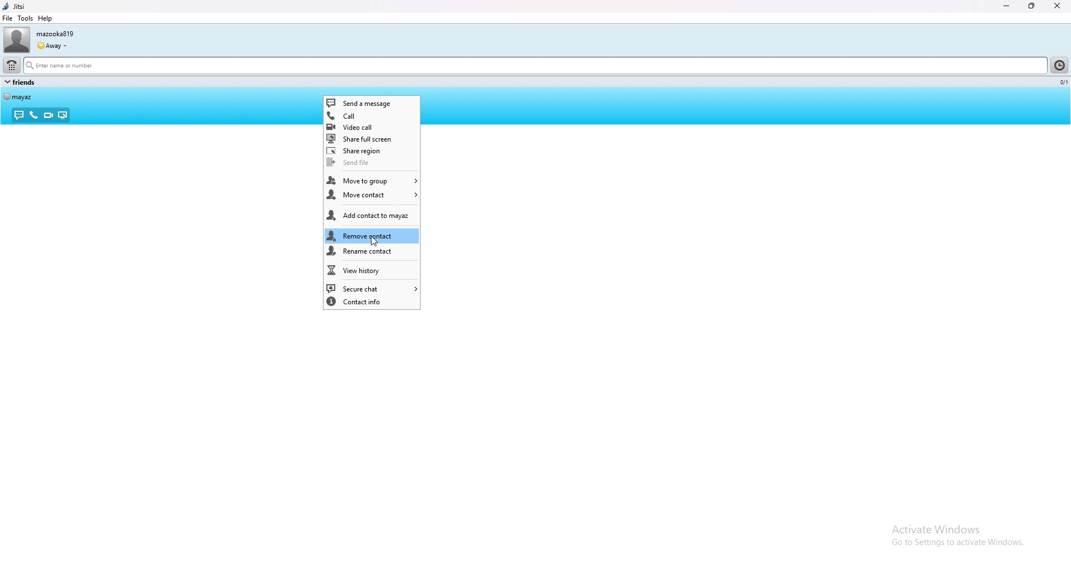 This screenshot has width=1071, height=574. What do you see at coordinates (34, 115) in the screenshot?
I see `voice call` at bounding box center [34, 115].